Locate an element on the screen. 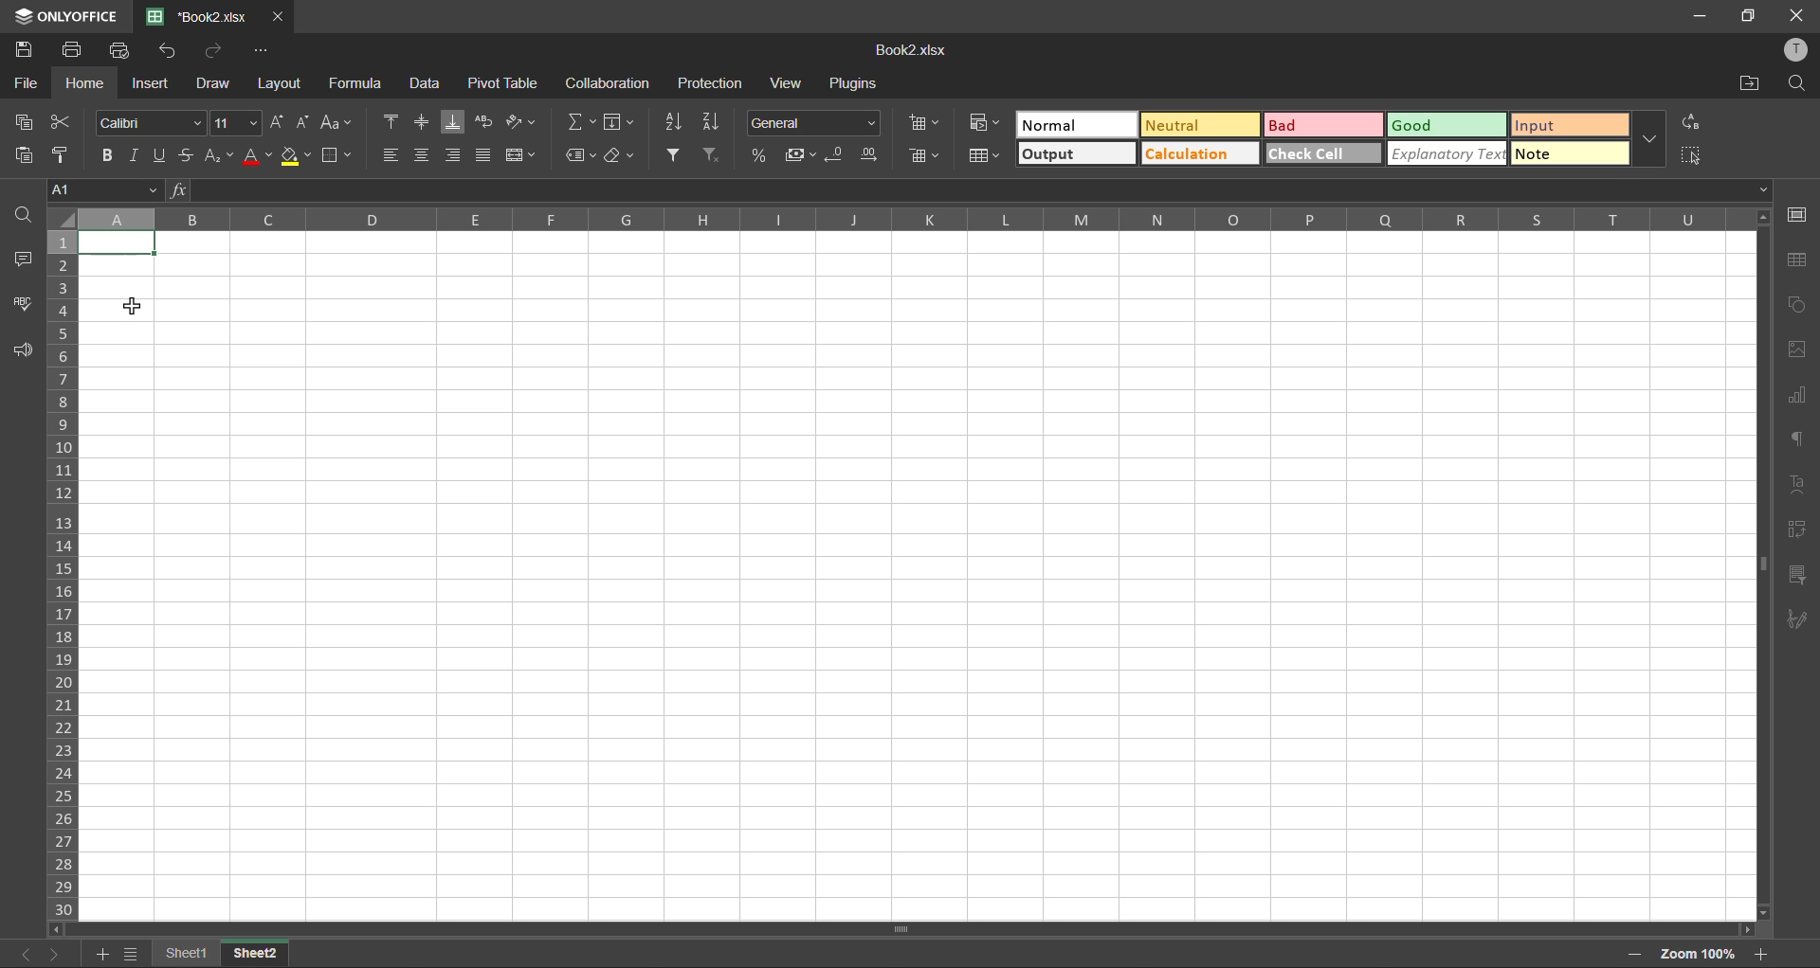 The height and width of the screenshot is (968, 1820). protection is located at coordinates (711, 83).